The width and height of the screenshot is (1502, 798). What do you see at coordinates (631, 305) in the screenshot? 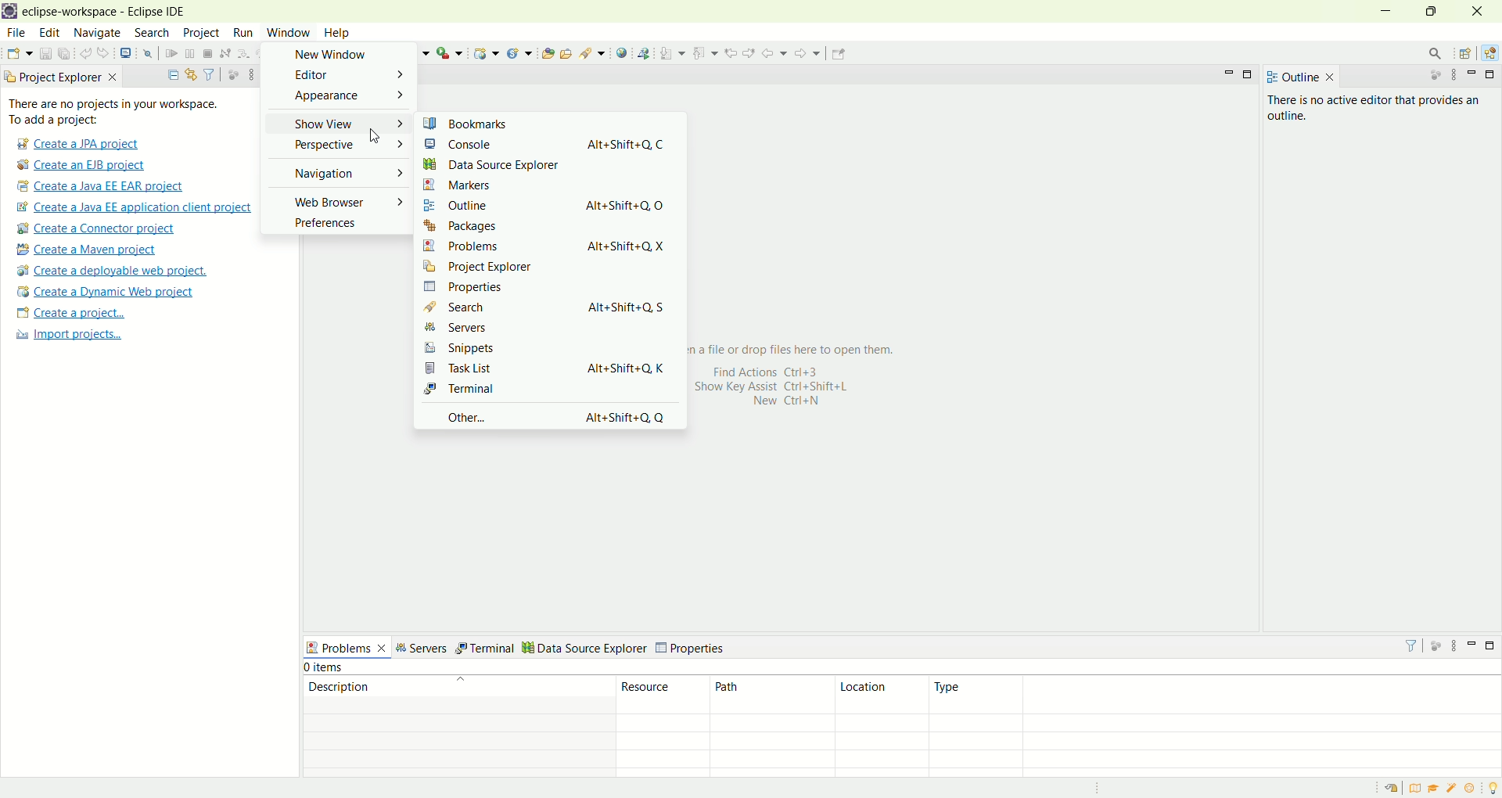
I see `aIt+Shift+Q, S` at bounding box center [631, 305].